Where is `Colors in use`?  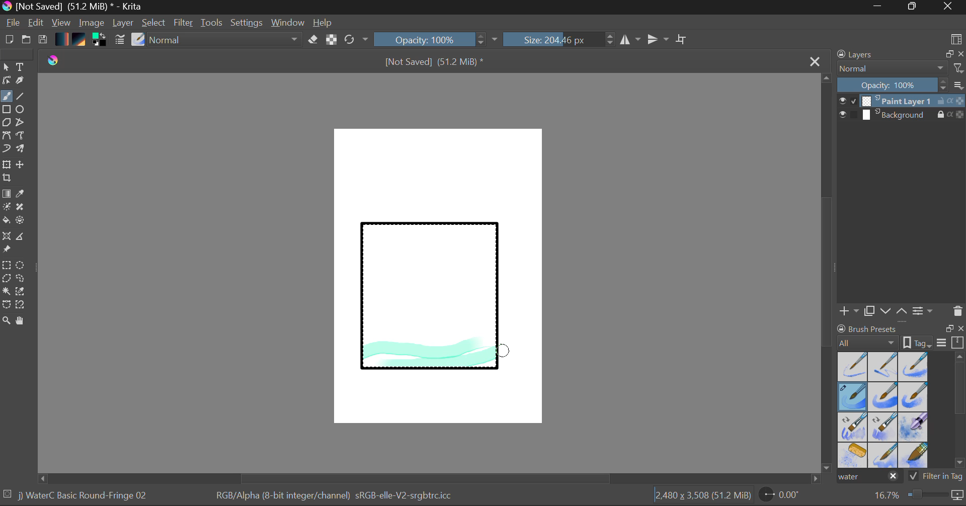 Colors in use is located at coordinates (100, 40).